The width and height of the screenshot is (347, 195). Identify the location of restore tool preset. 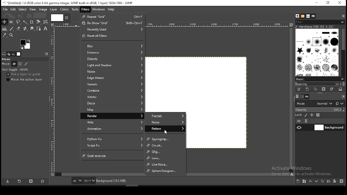
(20, 181).